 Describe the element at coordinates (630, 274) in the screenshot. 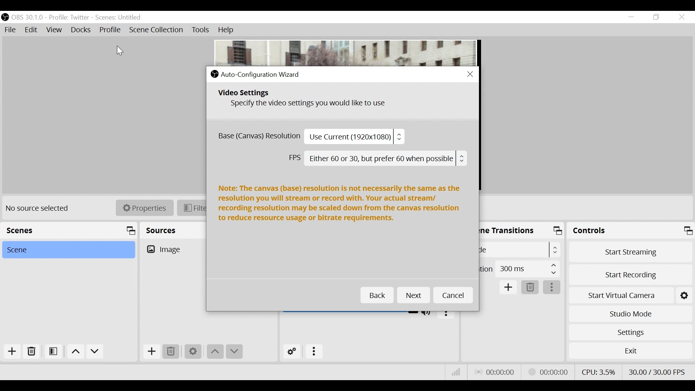

I see `Start Recording` at that location.